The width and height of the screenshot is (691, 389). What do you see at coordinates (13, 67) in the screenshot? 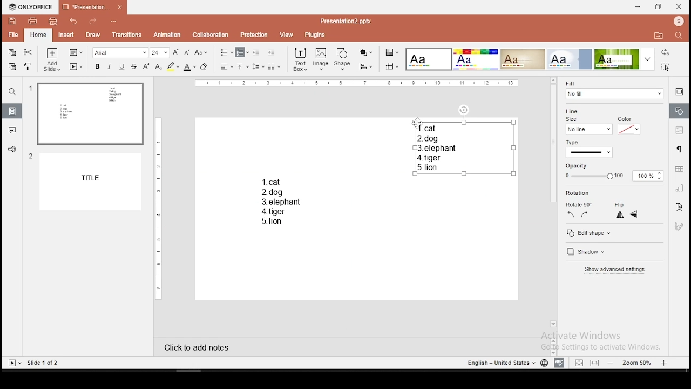
I see `paste` at bounding box center [13, 67].